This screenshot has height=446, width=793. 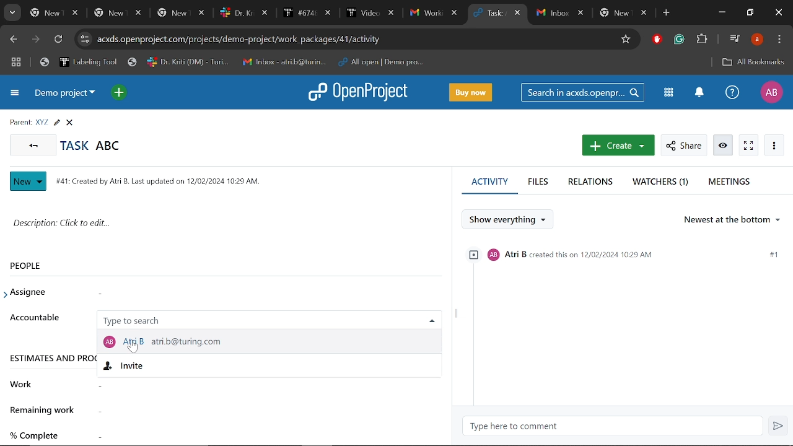 What do you see at coordinates (665, 14) in the screenshot?
I see `Add new tab` at bounding box center [665, 14].